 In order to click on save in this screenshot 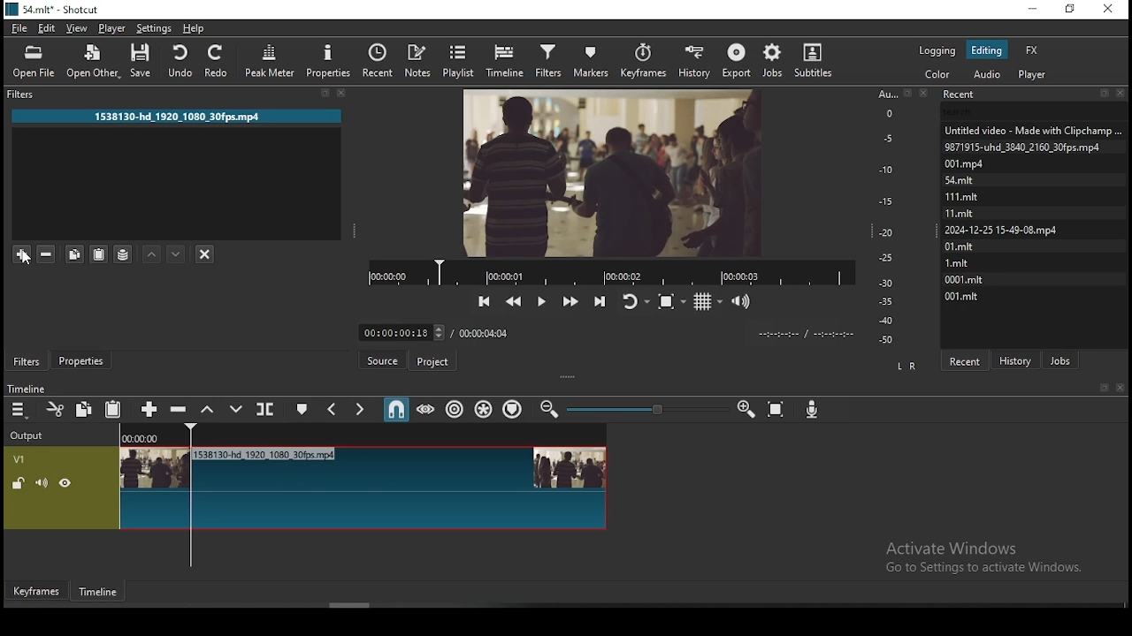, I will do `click(144, 61)`.